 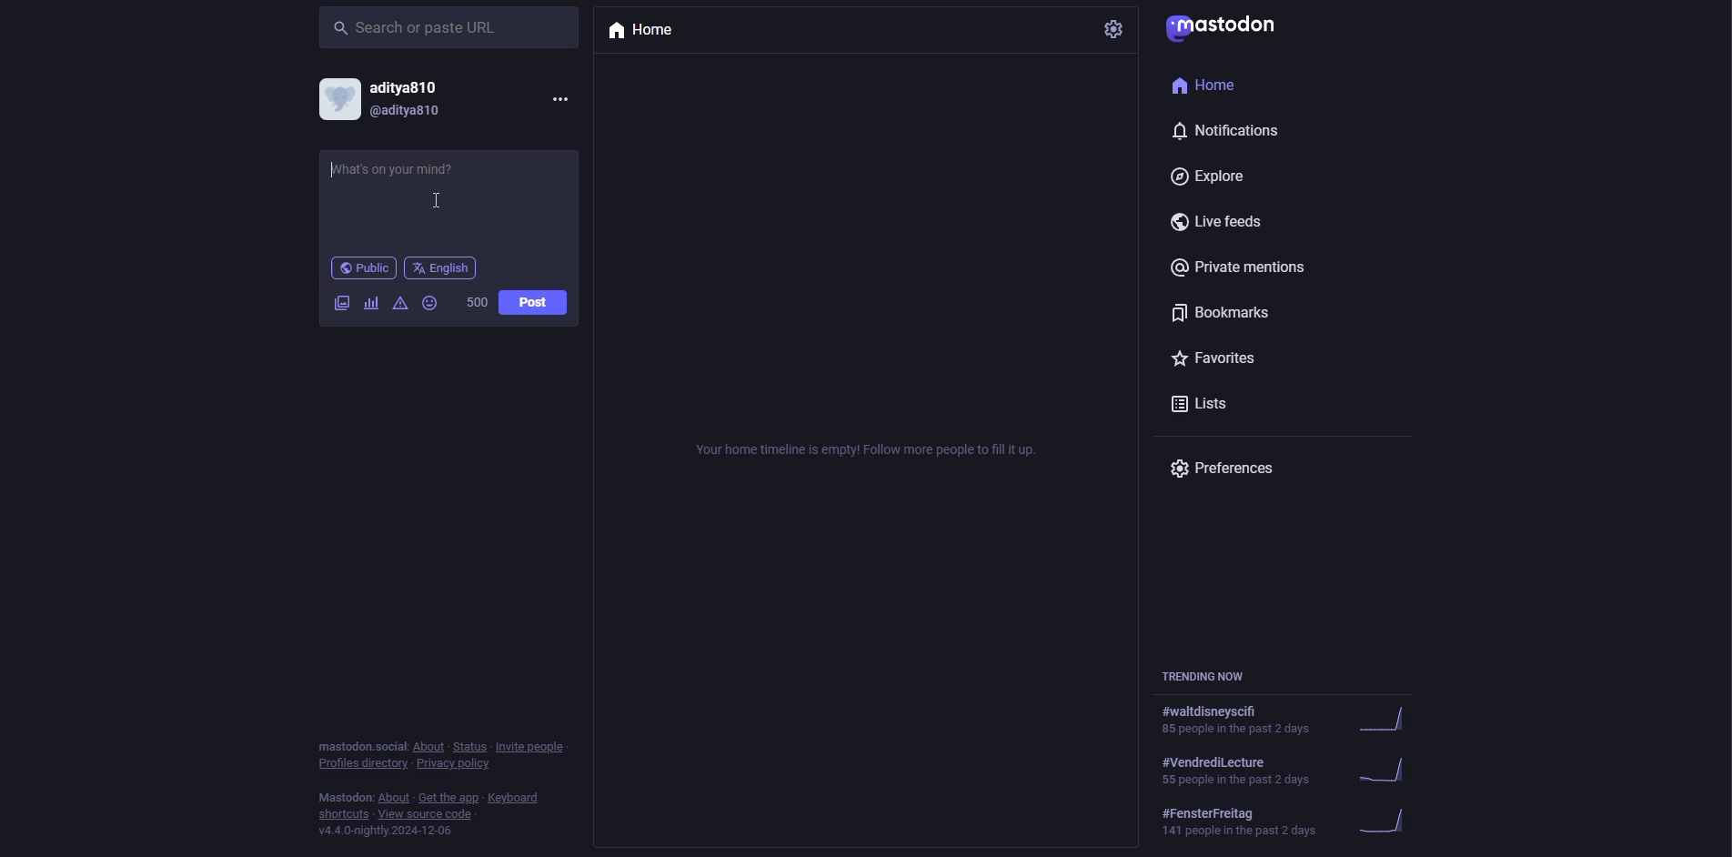 I want to click on info, so click(x=446, y=784).